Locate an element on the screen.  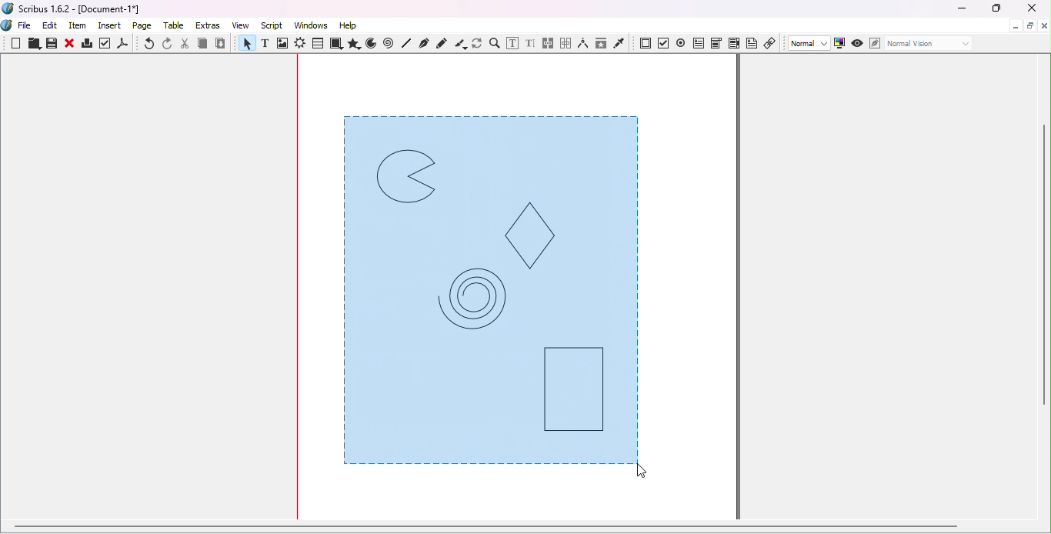
Preview mode is located at coordinates (858, 44).